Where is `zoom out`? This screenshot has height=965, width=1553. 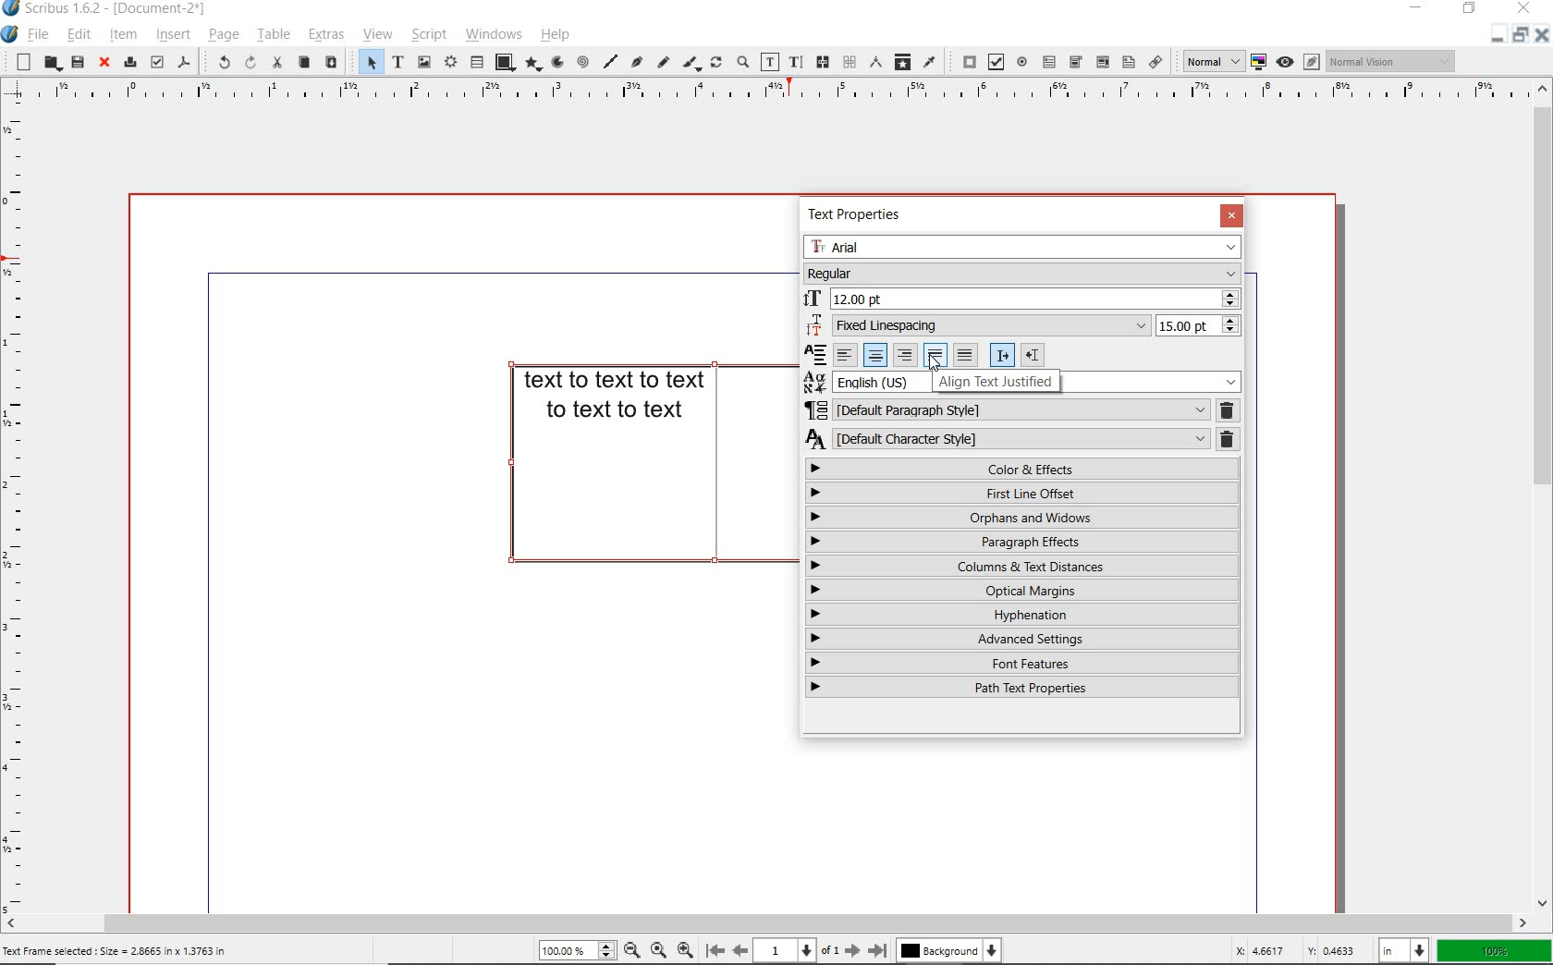 zoom out is located at coordinates (686, 949).